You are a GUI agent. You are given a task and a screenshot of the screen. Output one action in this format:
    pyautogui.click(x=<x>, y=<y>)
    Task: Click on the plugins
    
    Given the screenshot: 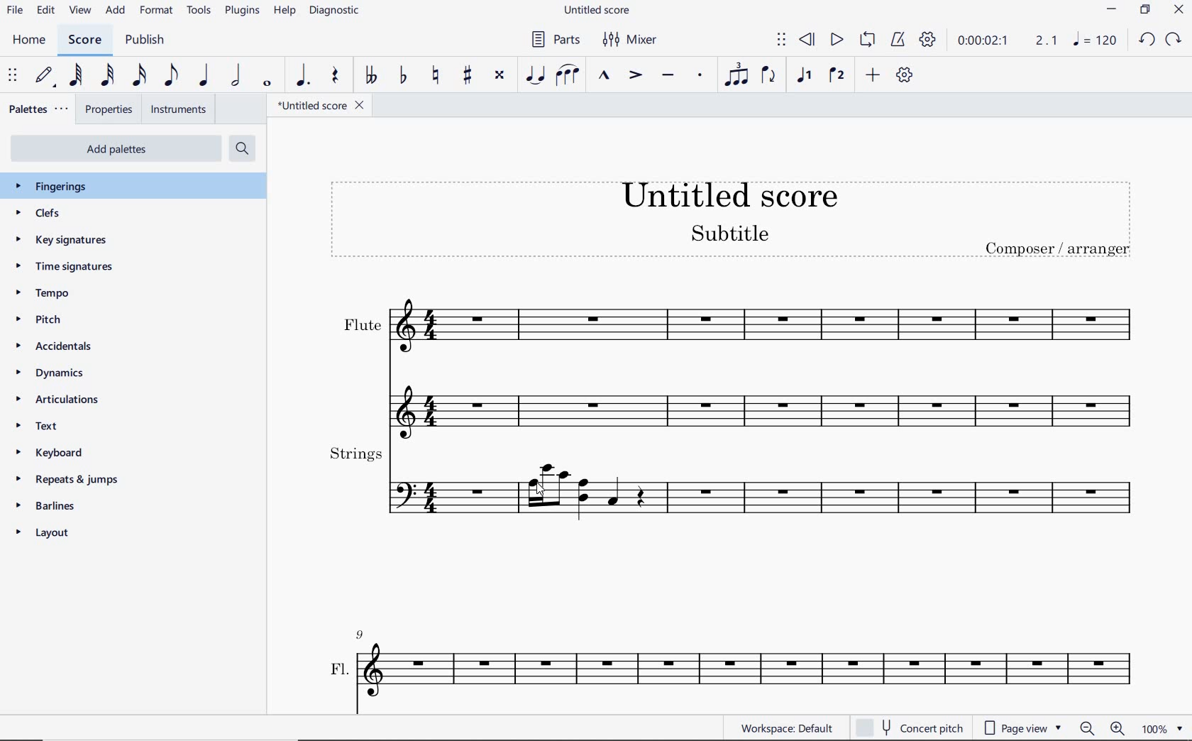 What is the action you would take?
    pyautogui.click(x=242, y=13)
    